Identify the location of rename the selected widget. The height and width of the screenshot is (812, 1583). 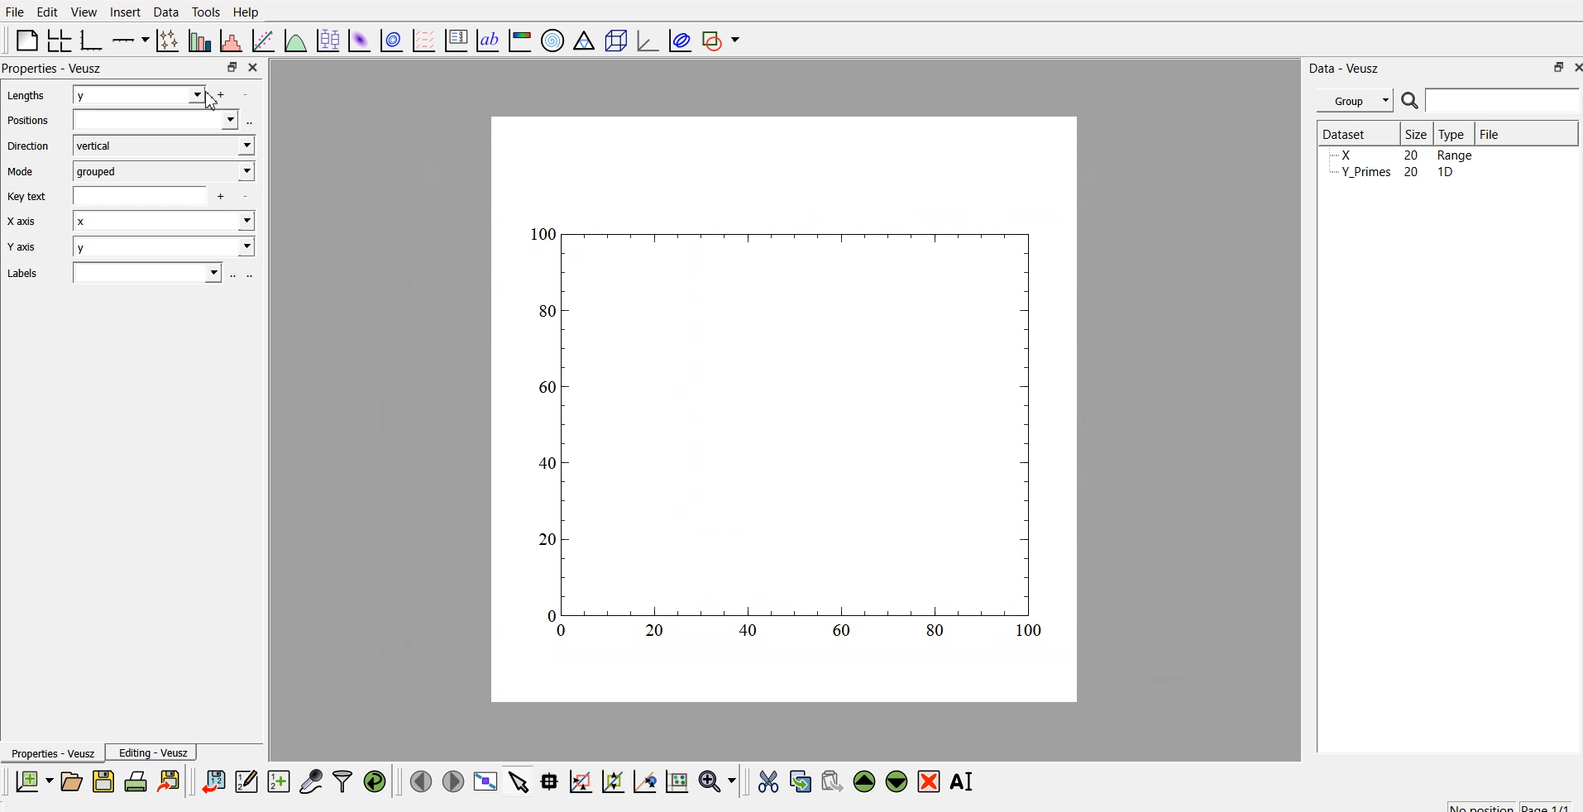
(966, 779).